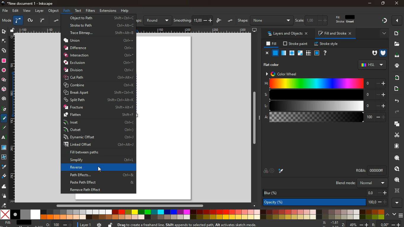 The height and width of the screenshot is (227, 404). Describe the element at coordinates (396, 65) in the screenshot. I see `print` at that location.